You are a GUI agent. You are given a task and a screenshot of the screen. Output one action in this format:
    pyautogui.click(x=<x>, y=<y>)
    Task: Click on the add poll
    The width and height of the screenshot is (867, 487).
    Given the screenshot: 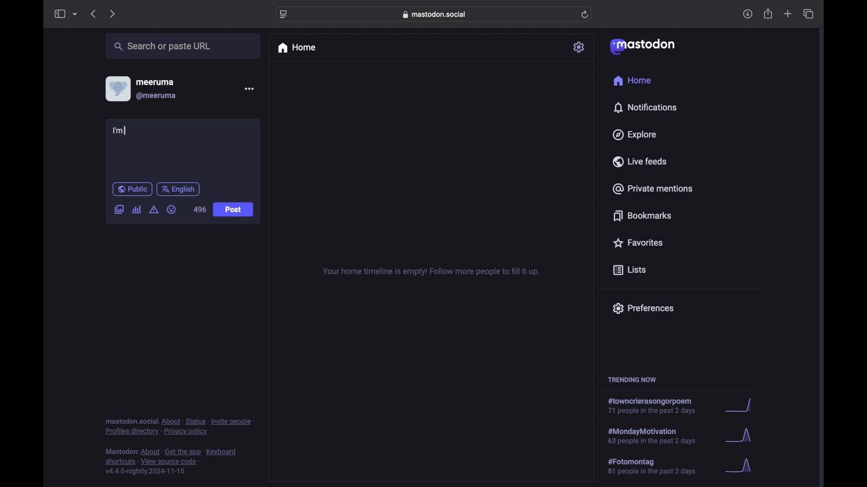 What is the action you would take?
    pyautogui.click(x=137, y=210)
    